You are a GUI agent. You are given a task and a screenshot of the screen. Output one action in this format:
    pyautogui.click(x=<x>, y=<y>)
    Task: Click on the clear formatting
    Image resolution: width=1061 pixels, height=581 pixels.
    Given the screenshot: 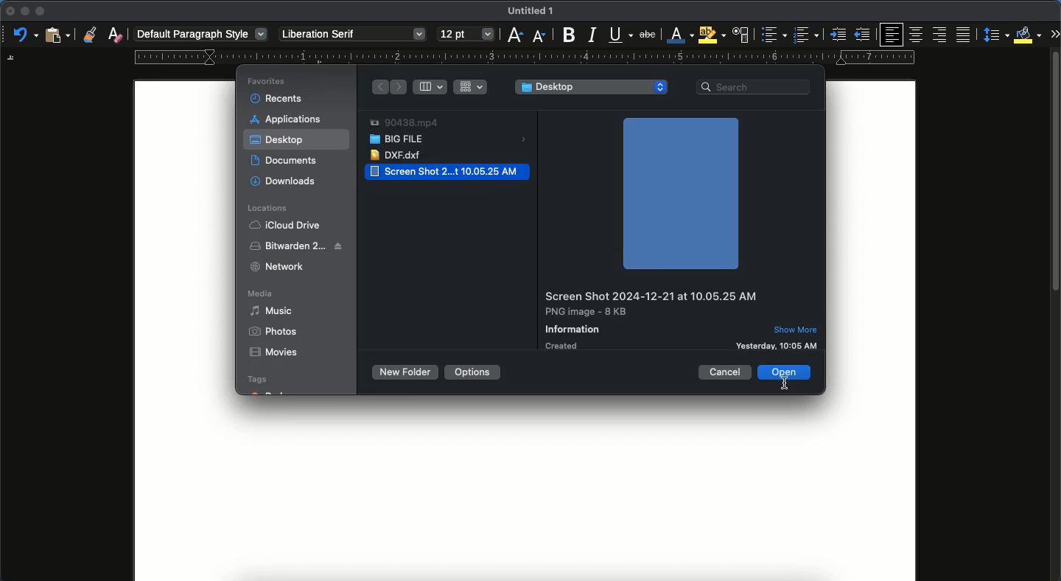 What is the action you would take?
    pyautogui.click(x=116, y=35)
    